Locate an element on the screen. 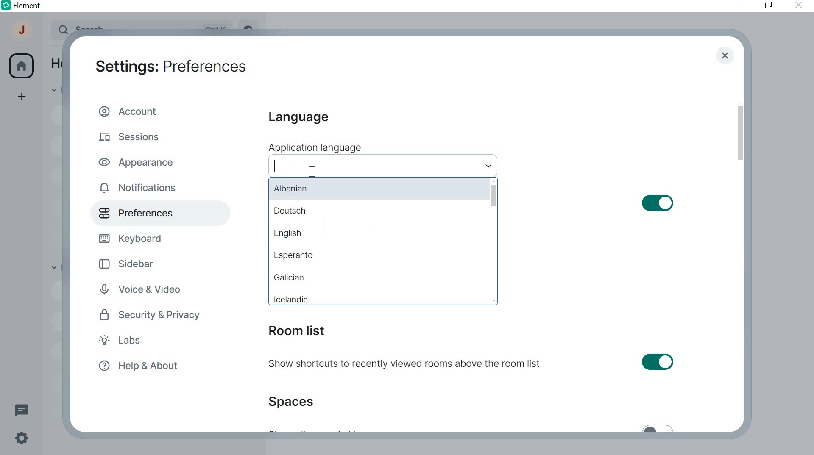 The height and width of the screenshot is (455, 814). Allow spell check is located at coordinates (592, 203).